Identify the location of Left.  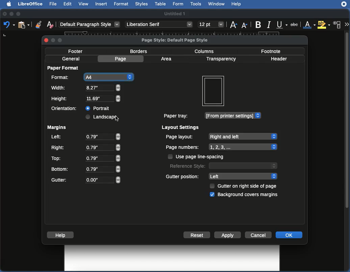
(243, 176).